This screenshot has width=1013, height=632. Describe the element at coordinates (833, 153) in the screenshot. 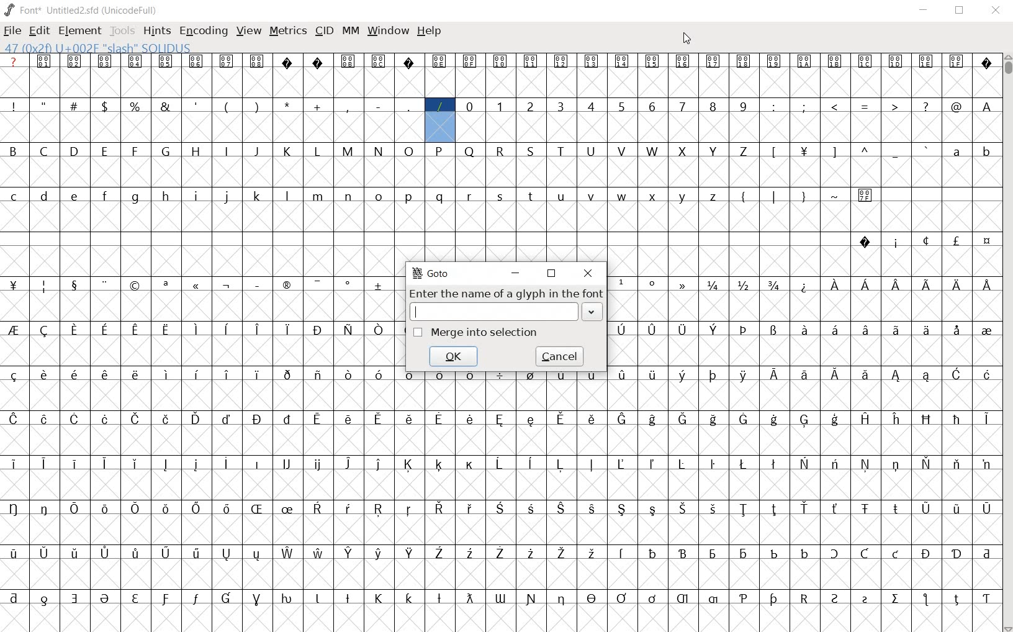

I see `glyph` at that location.